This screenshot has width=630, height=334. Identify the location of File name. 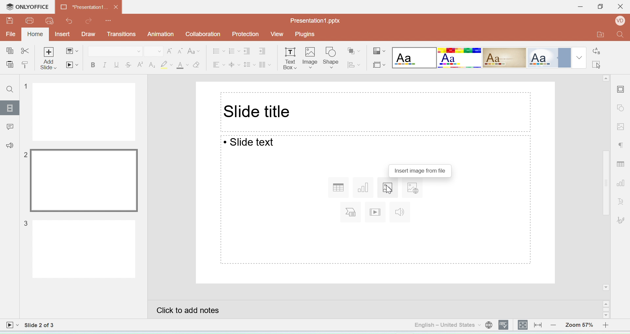
(316, 21).